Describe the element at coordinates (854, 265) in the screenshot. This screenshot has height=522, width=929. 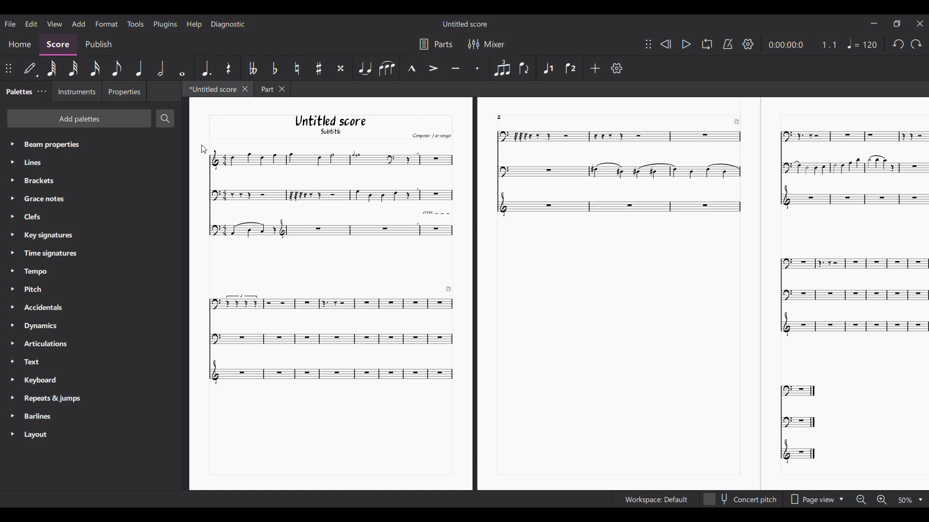
I see `` at that location.